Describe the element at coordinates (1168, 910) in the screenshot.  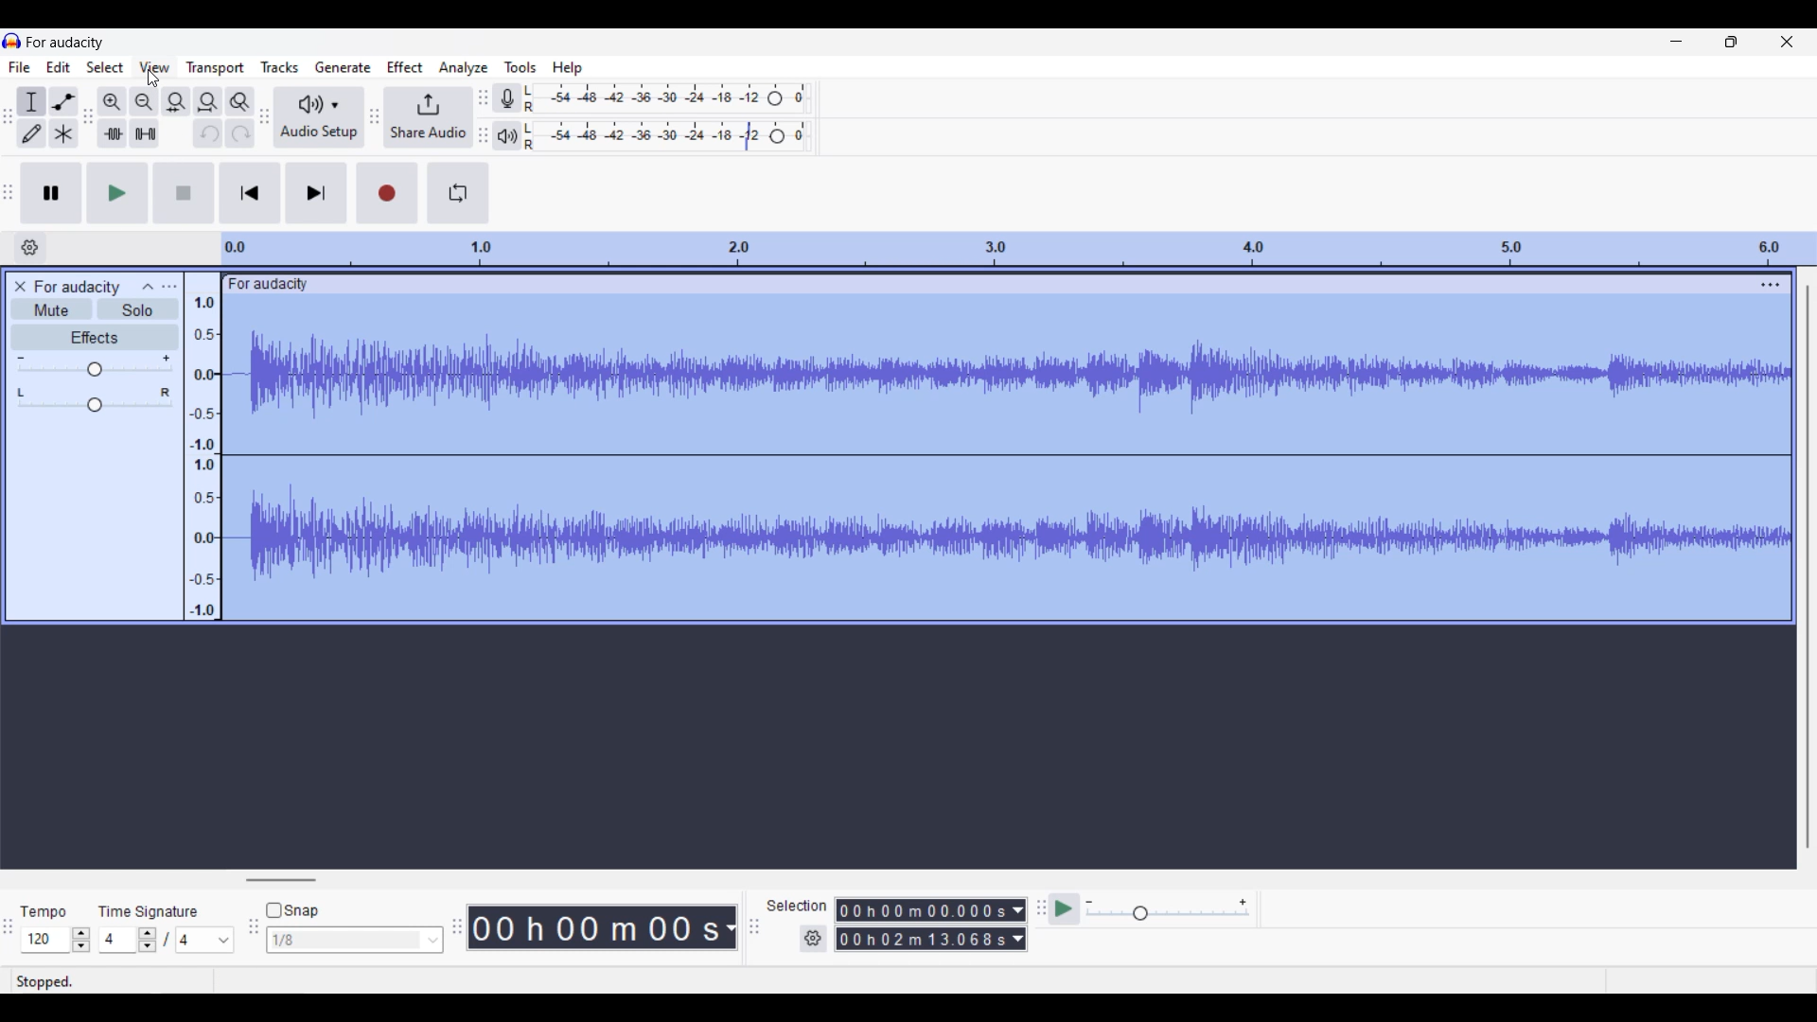
I see `Playback speed slider` at that location.